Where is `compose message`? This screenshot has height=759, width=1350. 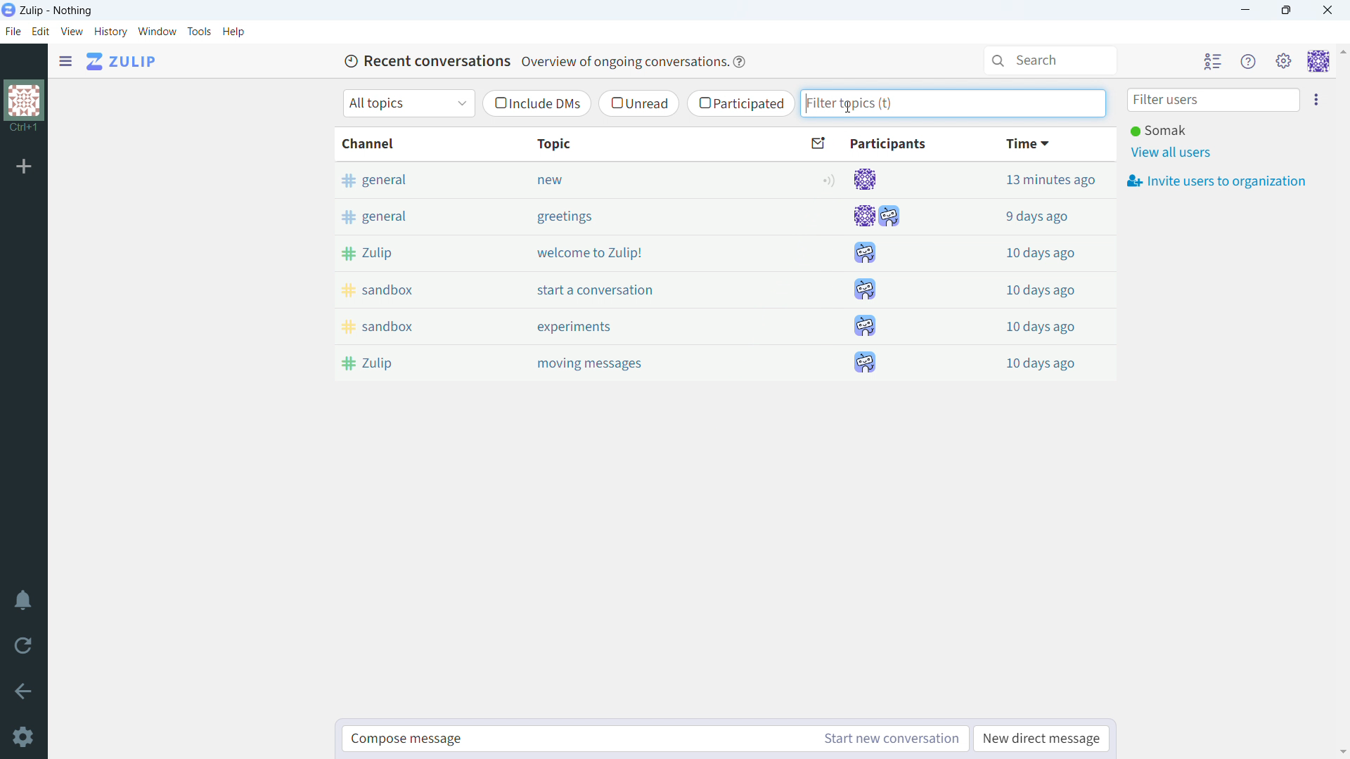 compose message is located at coordinates (575, 739).